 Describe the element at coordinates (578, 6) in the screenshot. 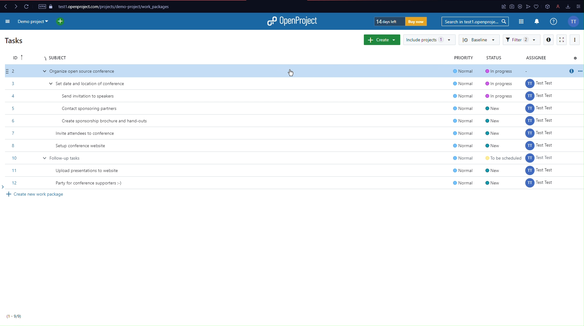

I see `options` at that location.